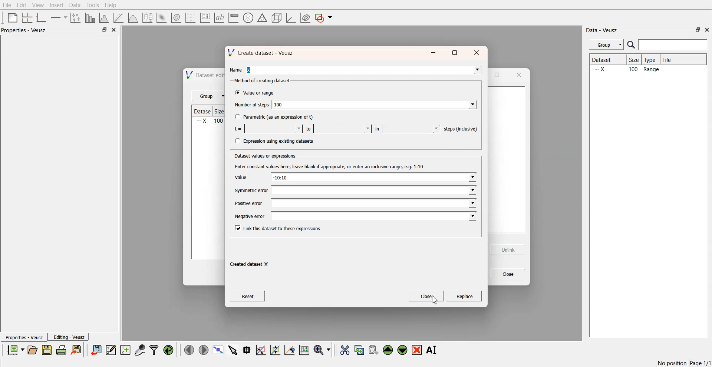 The width and height of the screenshot is (712, 367). What do you see at coordinates (7, 5) in the screenshot?
I see `File` at bounding box center [7, 5].